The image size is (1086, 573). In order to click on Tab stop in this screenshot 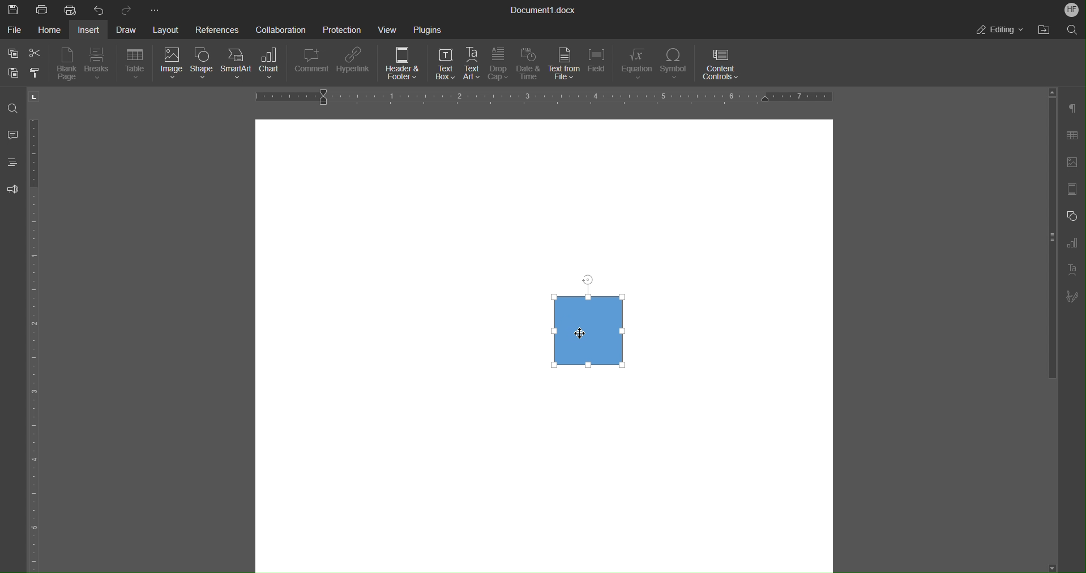, I will do `click(35, 97)`.